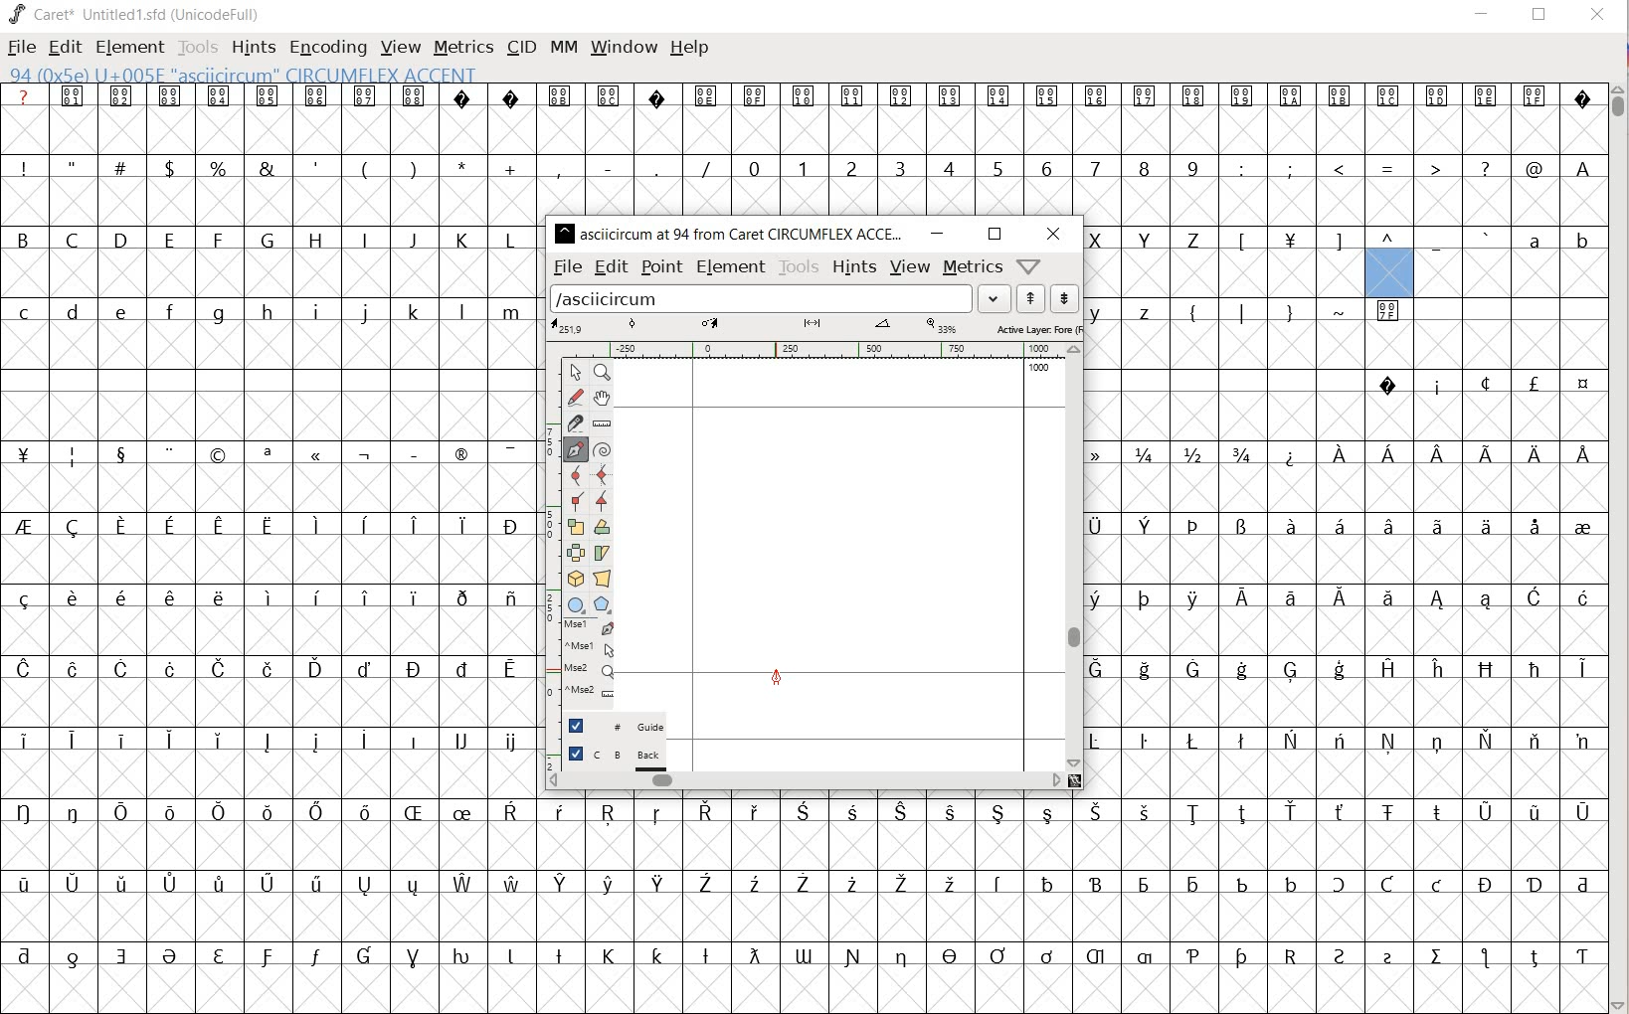  Describe the element at coordinates (520, 47) in the screenshot. I see `CID` at that location.